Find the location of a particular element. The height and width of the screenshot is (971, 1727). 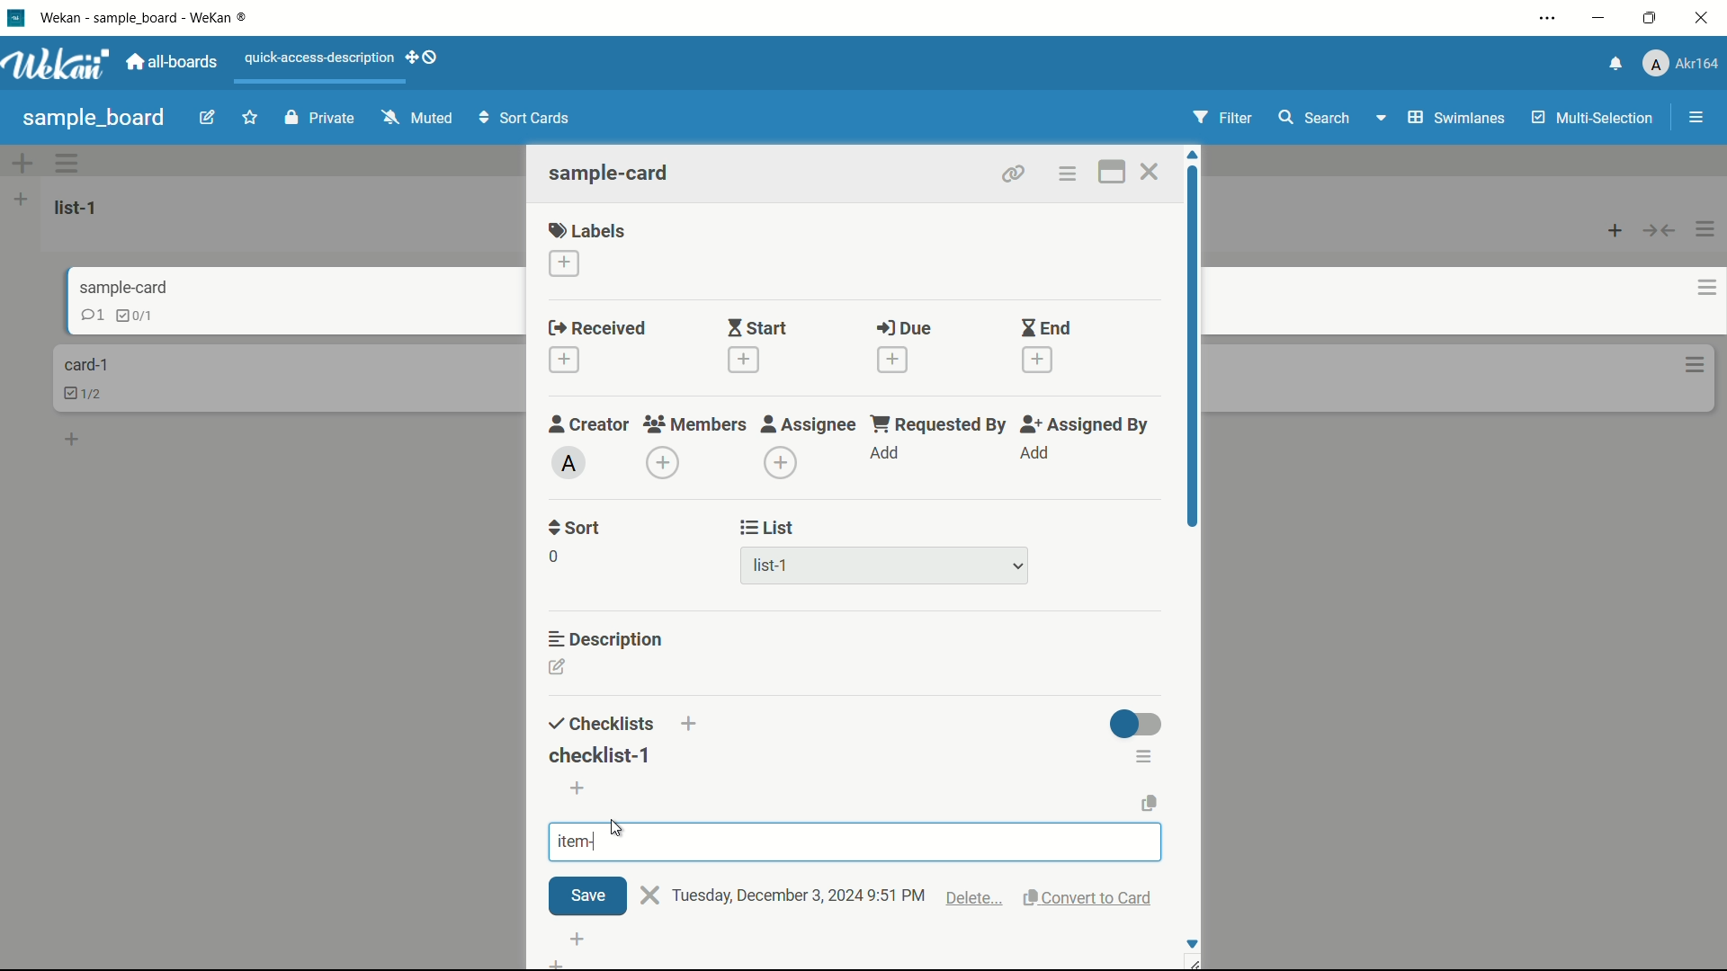

creator is located at coordinates (589, 424).